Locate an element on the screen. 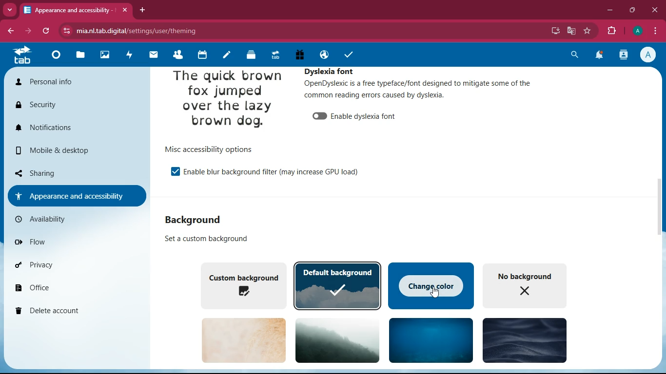 The height and width of the screenshot is (374, 666). cursor is located at coordinates (437, 292).